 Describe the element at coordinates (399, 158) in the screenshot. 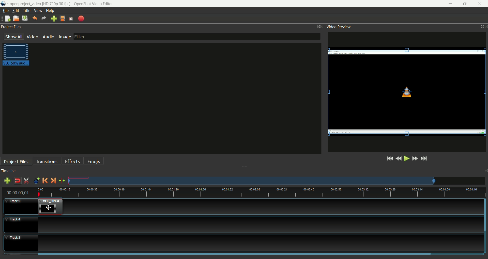

I see `rewind` at that location.